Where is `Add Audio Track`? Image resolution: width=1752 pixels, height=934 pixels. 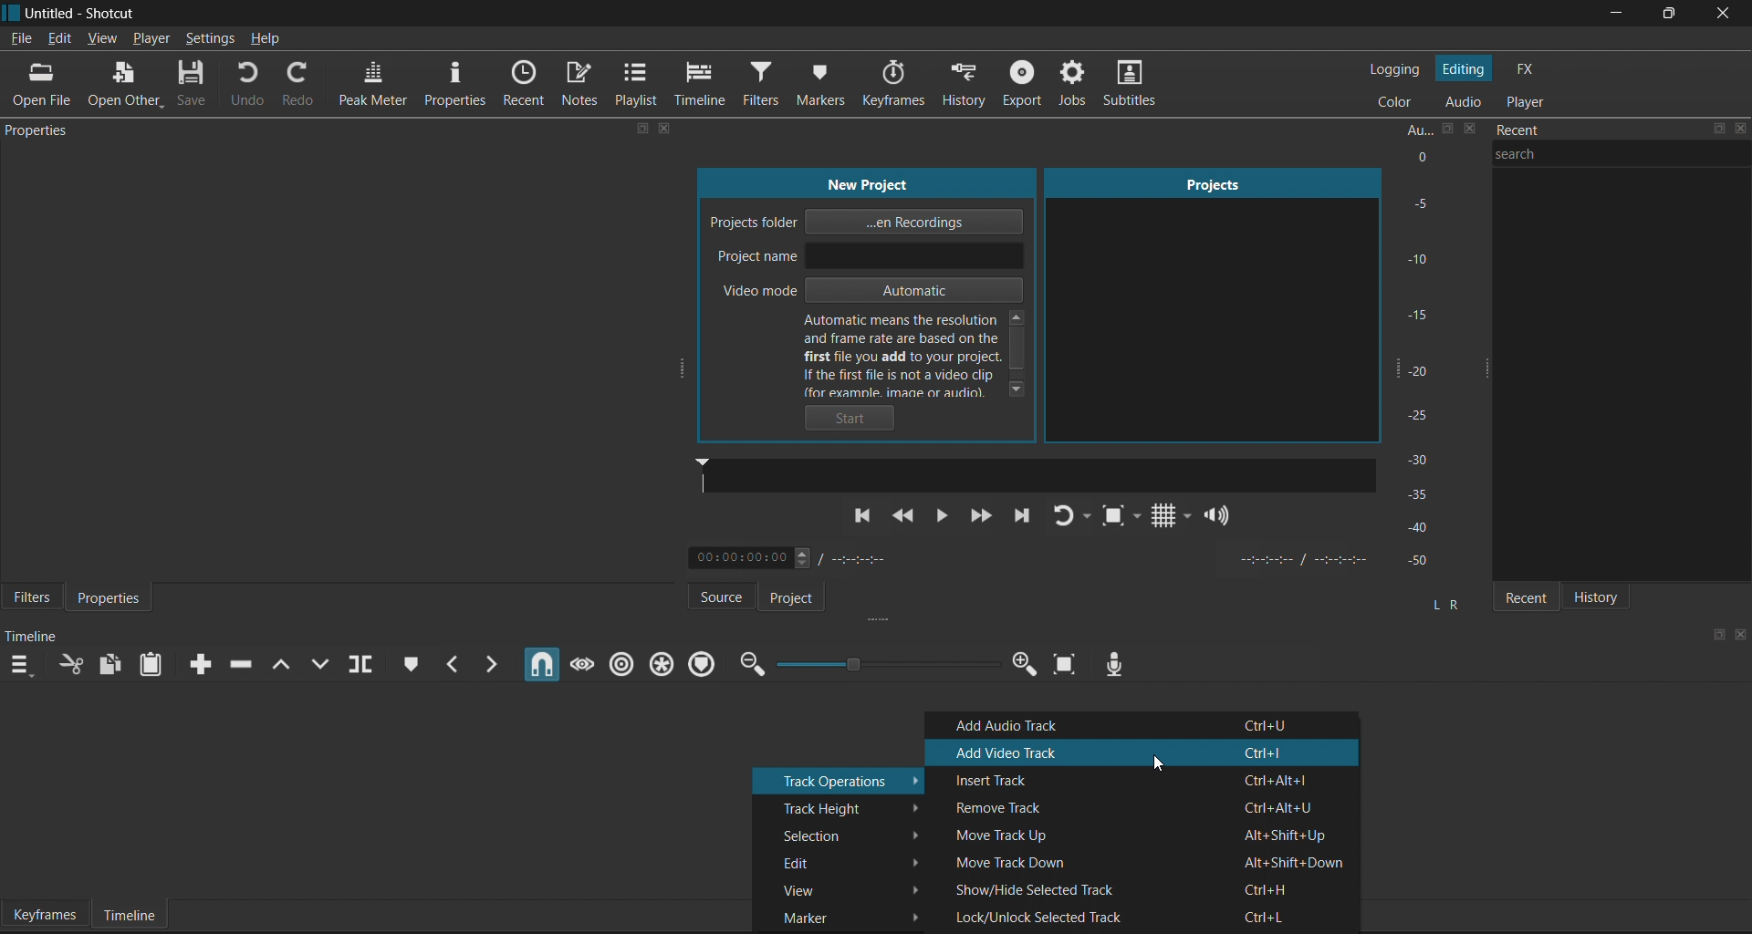 Add Audio Track is located at coordinates (1144, 725).